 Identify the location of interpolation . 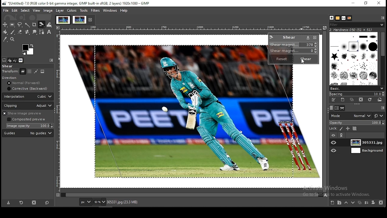
(28, 97).